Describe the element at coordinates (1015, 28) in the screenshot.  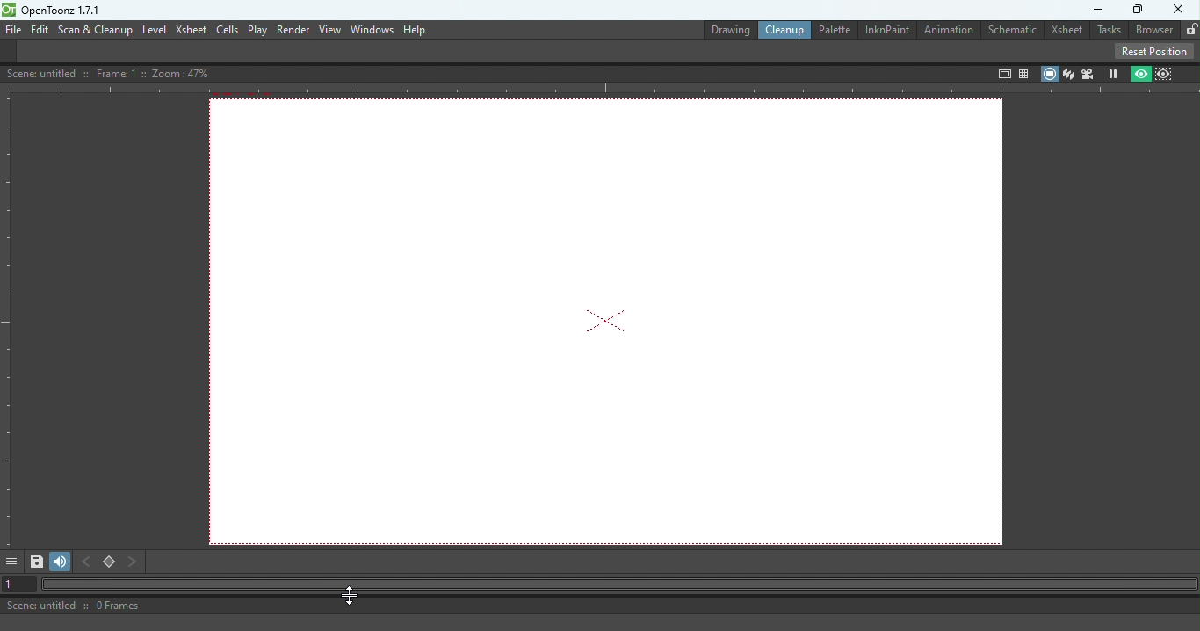
I see `Schematic` at that location.